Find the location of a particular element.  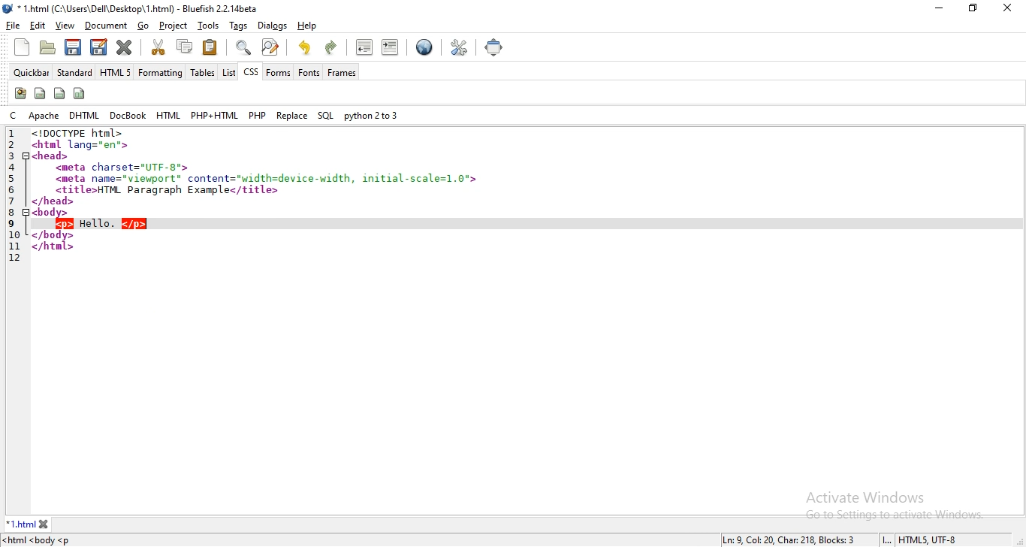

restore windows is located at coordinates (971, 8).